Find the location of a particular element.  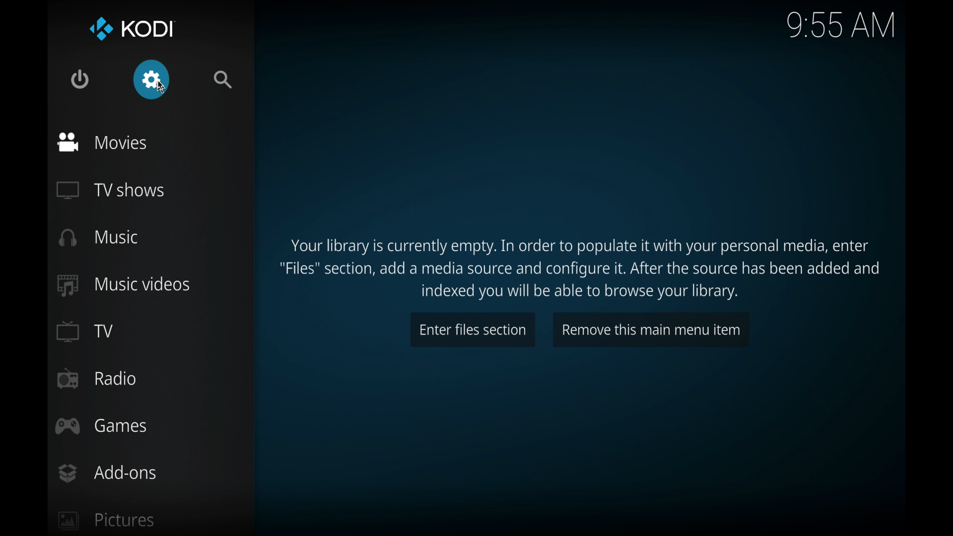

Cursor is located at coordinates (160, 89).